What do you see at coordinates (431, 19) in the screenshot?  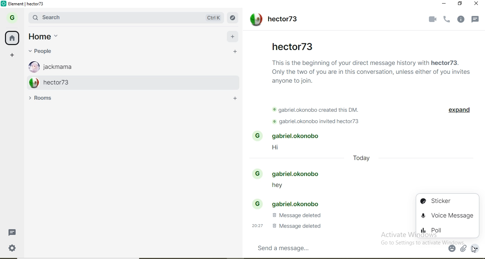 I see `video call` at bounding box center [431, 19].